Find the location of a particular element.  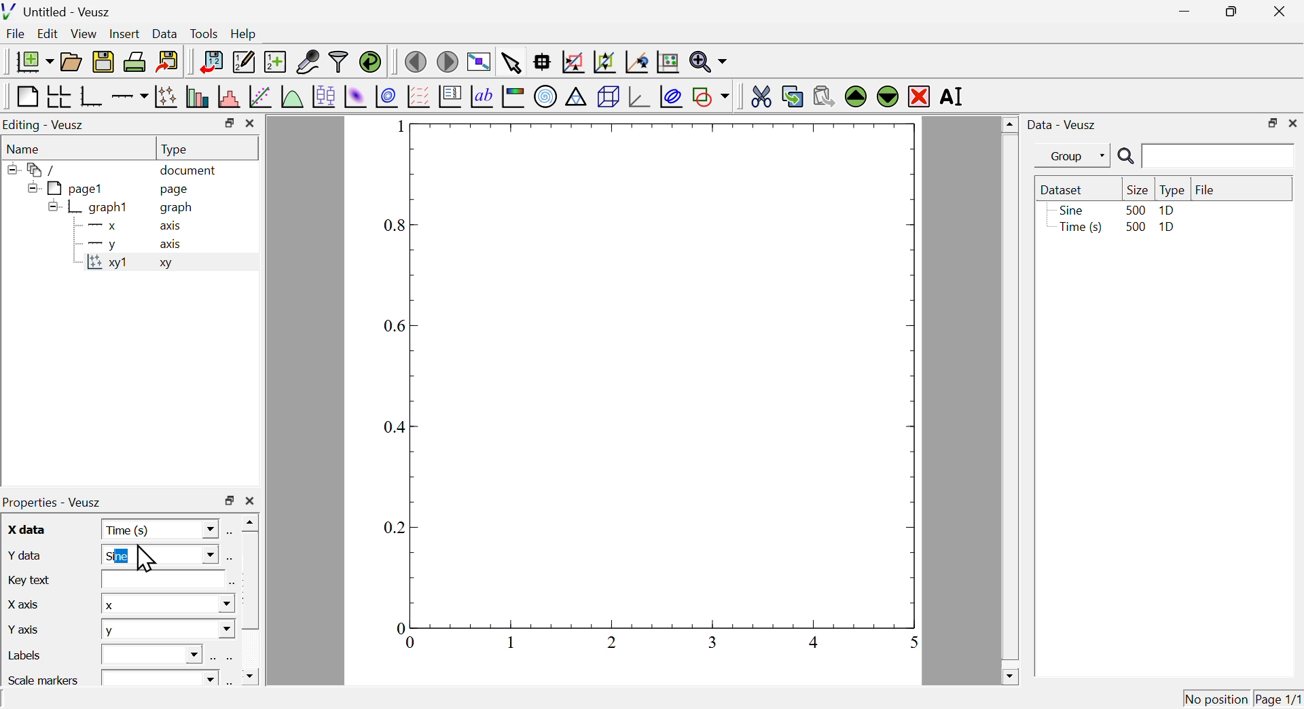

ternary graph is located at coordinates (577, 98).